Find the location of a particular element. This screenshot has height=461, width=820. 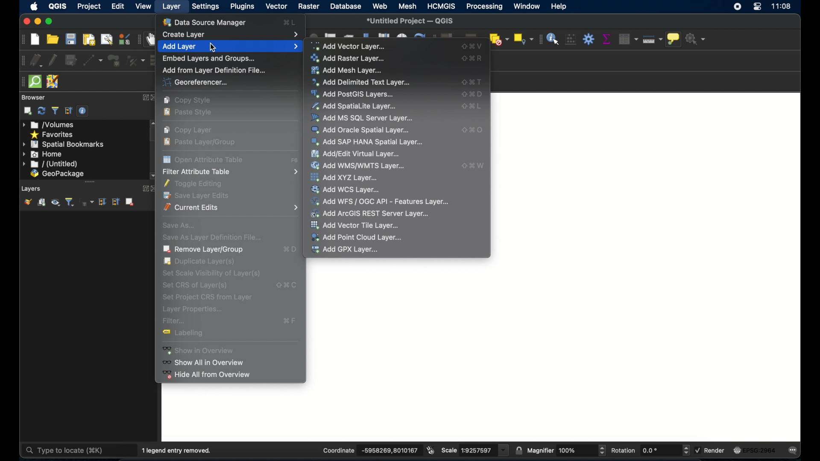

filter is located at coordinates (175, 321).